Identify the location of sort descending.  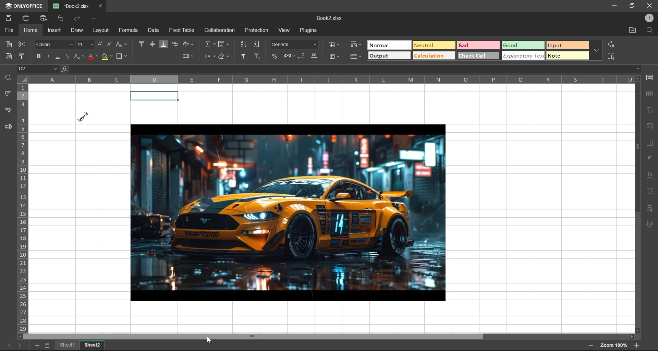
(256, 45).